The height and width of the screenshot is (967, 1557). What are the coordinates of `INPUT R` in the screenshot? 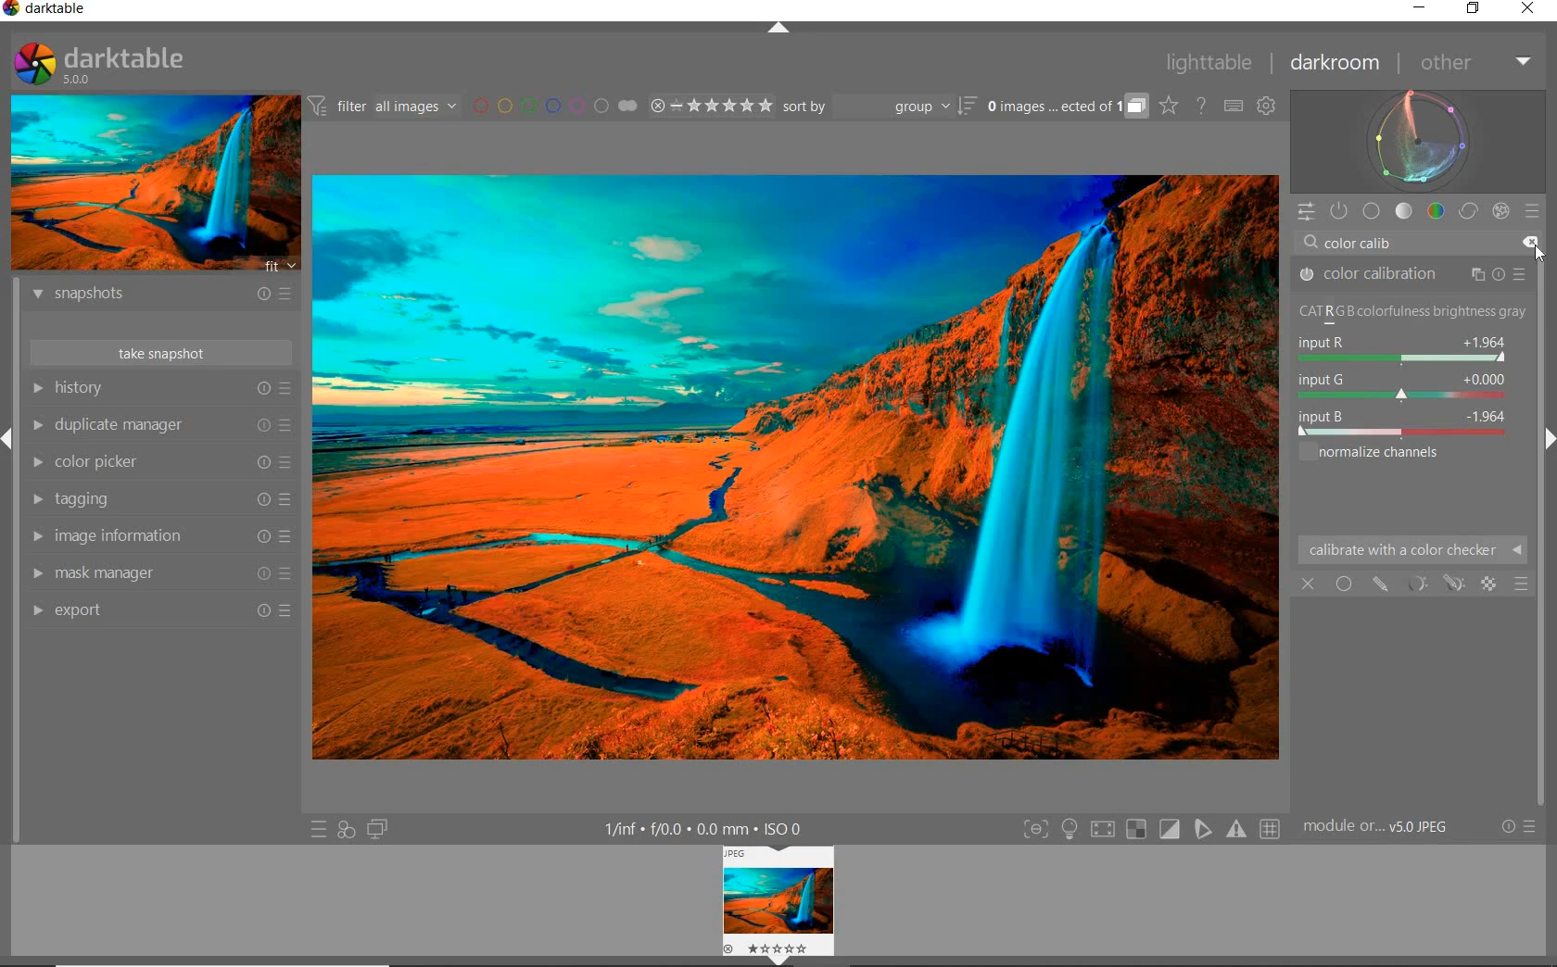 It's located at (1399, 349).